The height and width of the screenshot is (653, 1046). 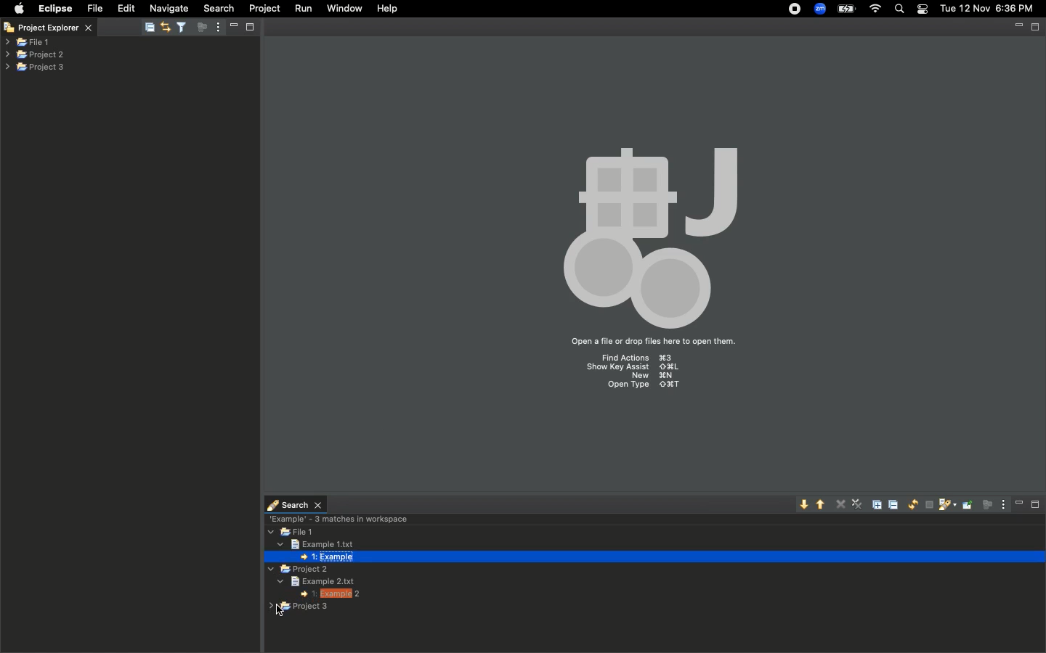 What do you see at coordinates (646, 231) in the screenshot?
I see `Icon` at bounding box center [646, 231].